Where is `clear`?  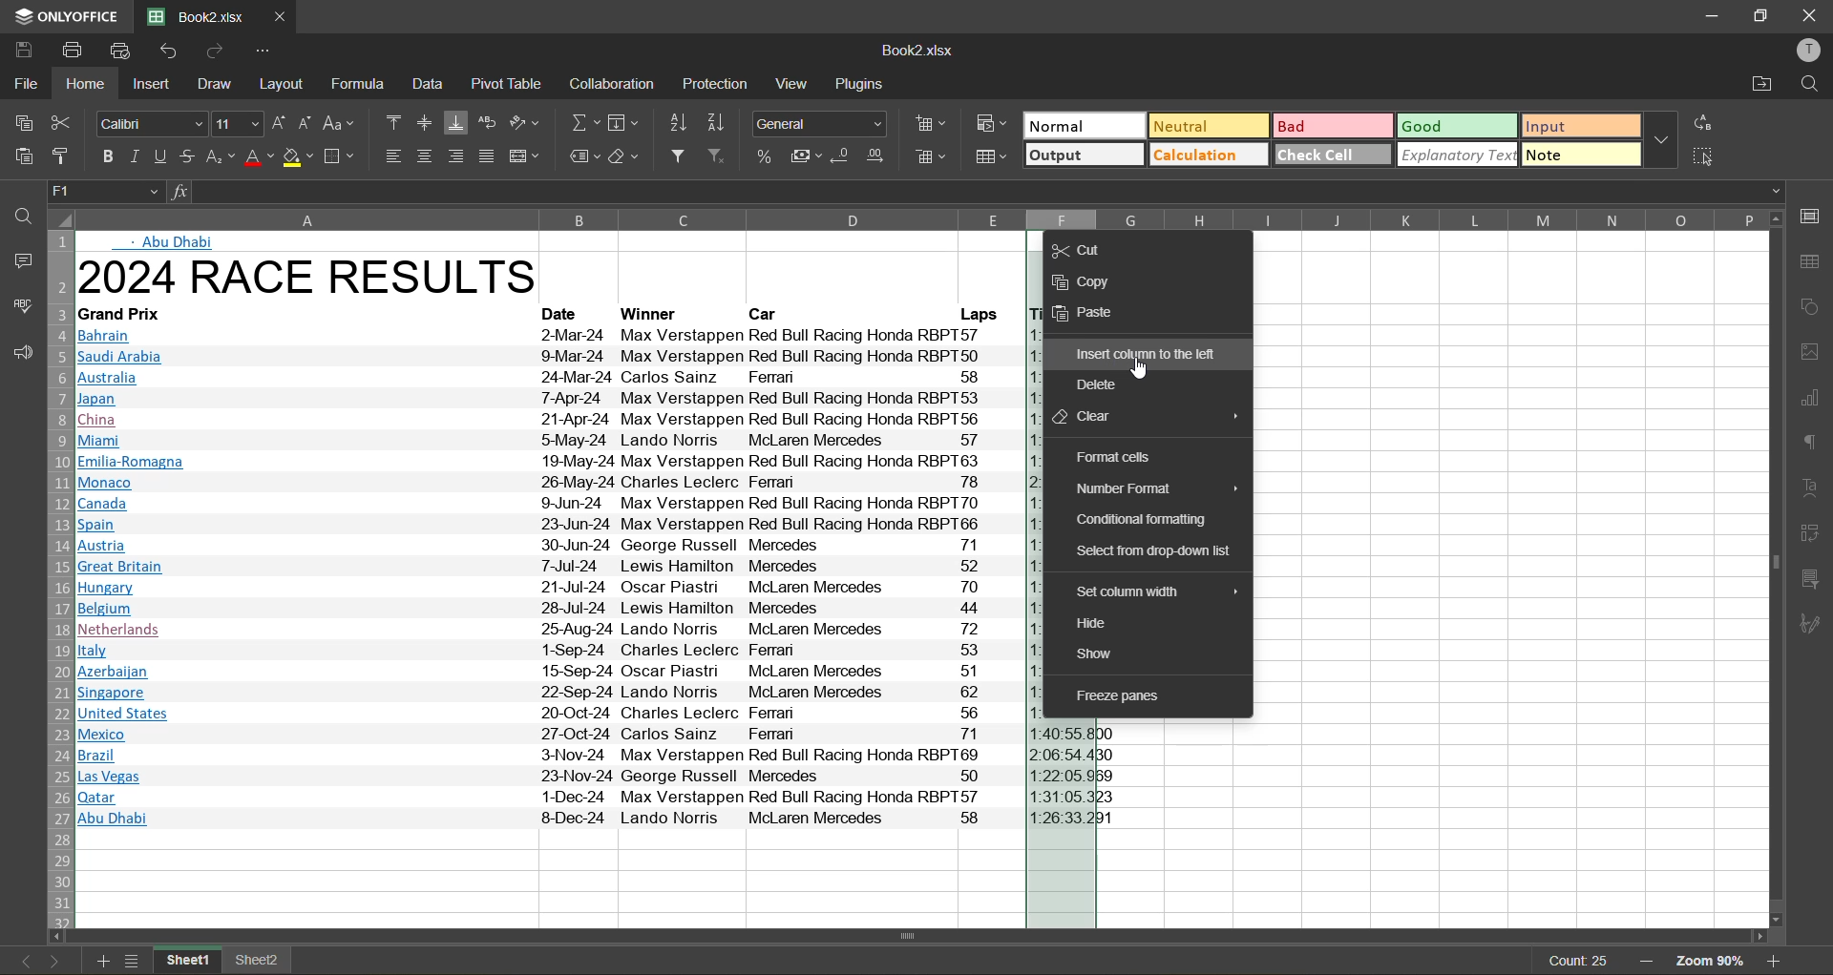
clear is located at coordinates (1144, 416).